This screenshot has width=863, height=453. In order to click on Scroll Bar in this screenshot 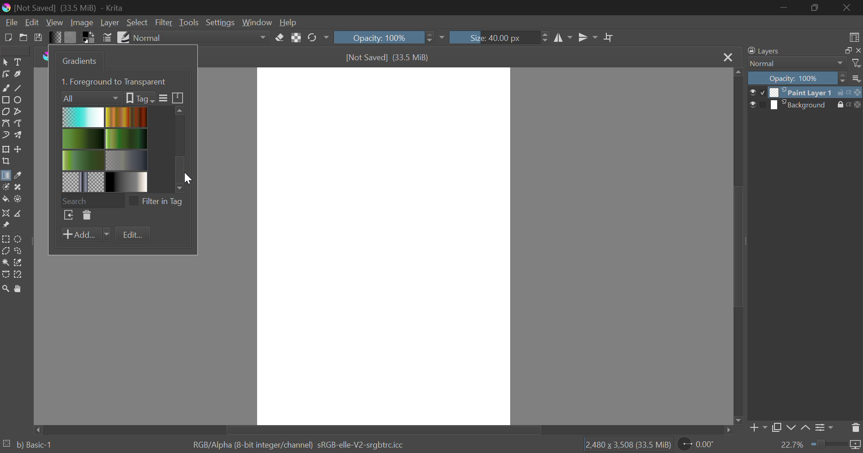, I will do `click(385, 429)`.